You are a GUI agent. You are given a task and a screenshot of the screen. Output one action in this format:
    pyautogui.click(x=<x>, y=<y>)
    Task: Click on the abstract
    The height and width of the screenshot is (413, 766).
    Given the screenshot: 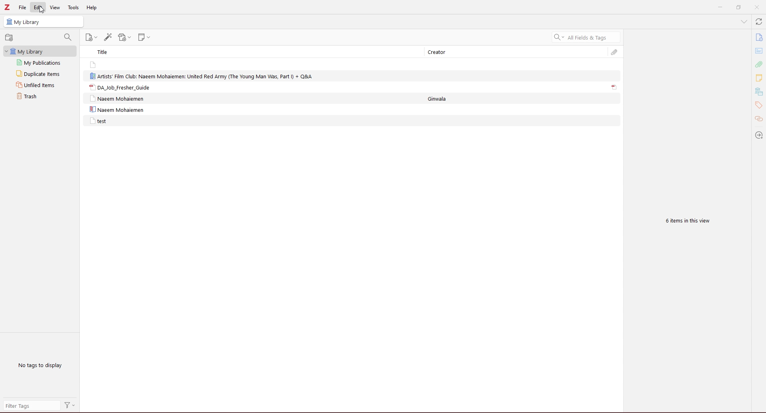 What is the action you would take?
    pyautogui.click(x=759, y=51)
    